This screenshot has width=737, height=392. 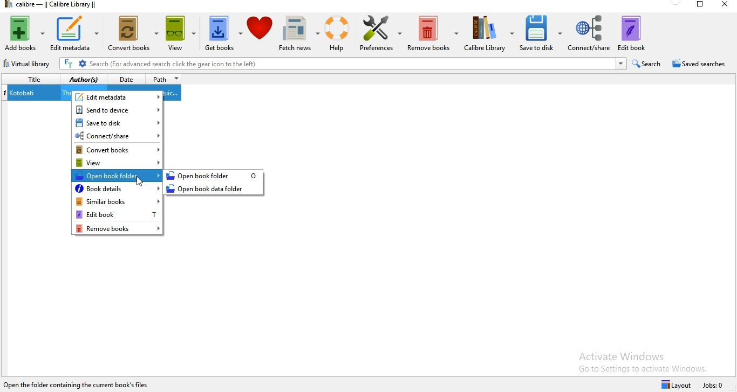 I want to click on path, so click(x=165, y=79).